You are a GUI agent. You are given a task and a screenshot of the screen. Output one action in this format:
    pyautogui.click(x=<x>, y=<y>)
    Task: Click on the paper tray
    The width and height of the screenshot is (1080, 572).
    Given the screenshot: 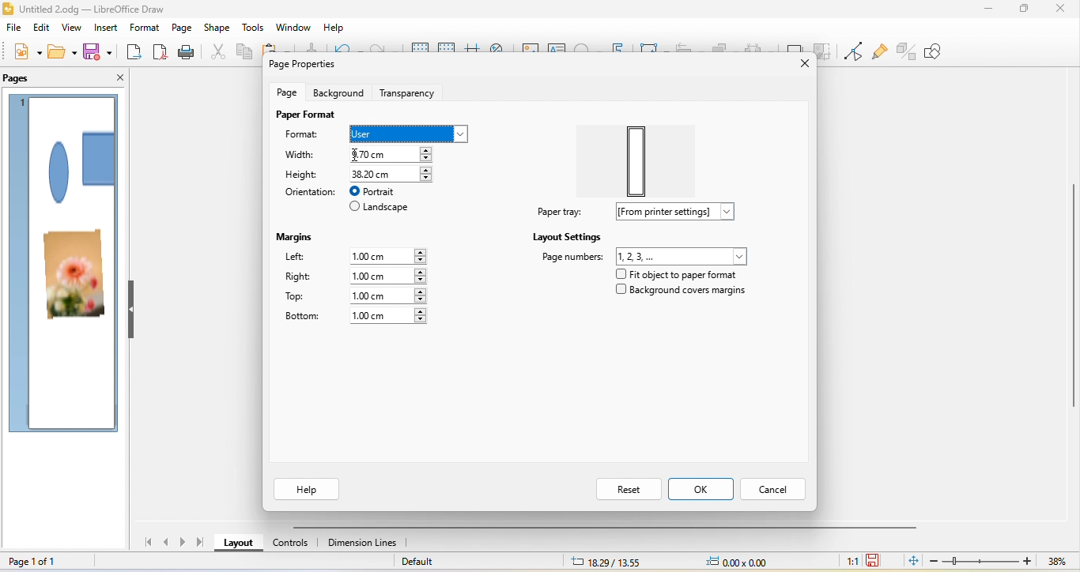 What is the action you would take?
    pyautogui.click(x=554, y=213)
    